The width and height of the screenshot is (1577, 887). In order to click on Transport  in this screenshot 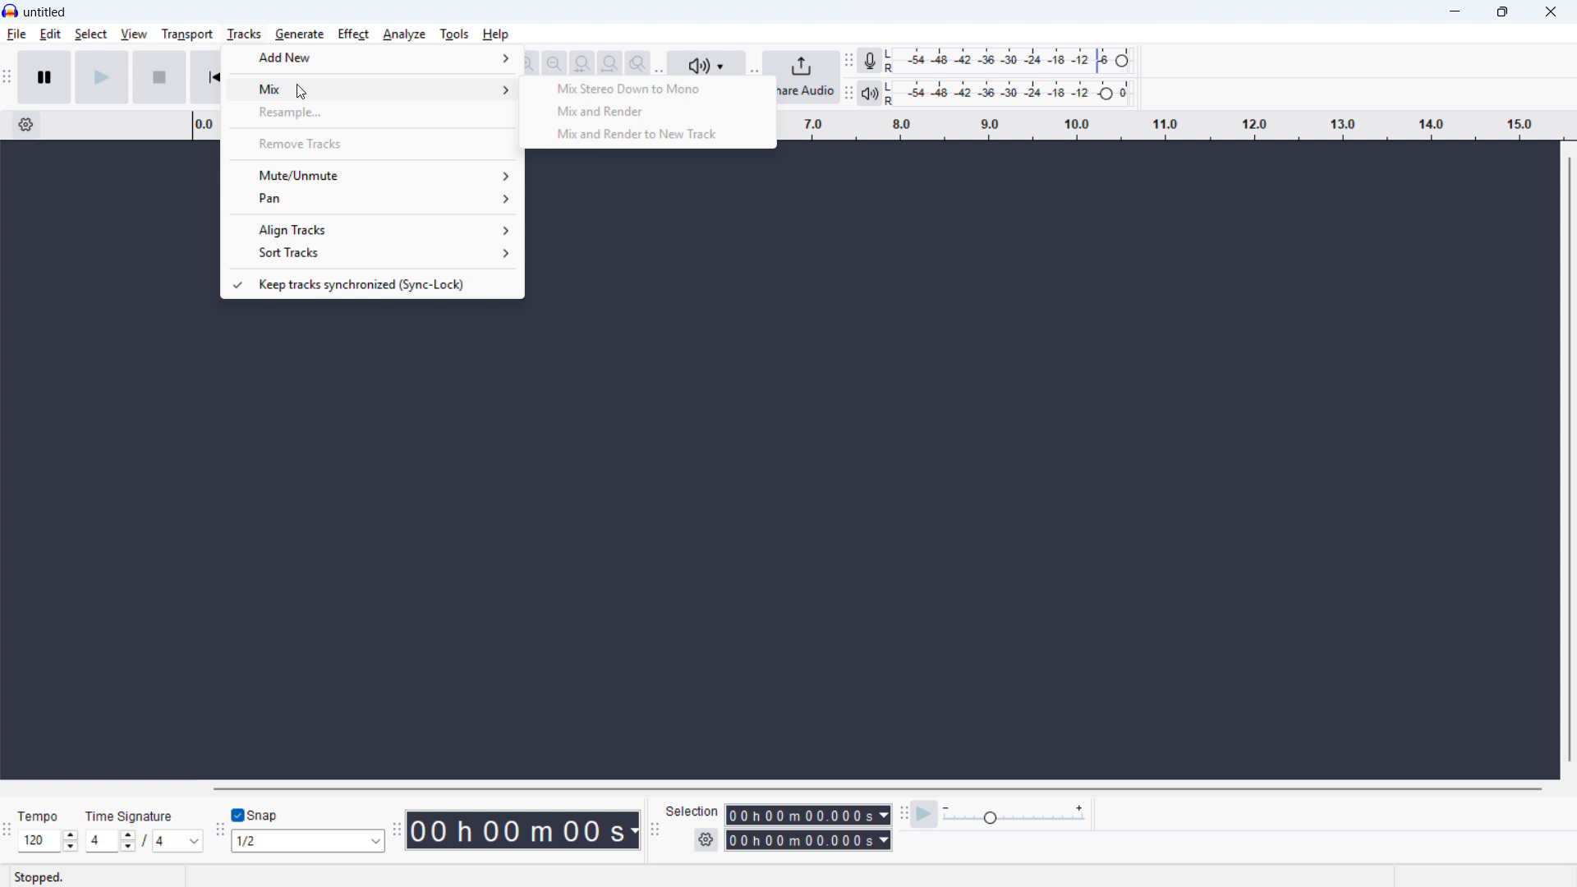, I will do `click(187, 34)`.